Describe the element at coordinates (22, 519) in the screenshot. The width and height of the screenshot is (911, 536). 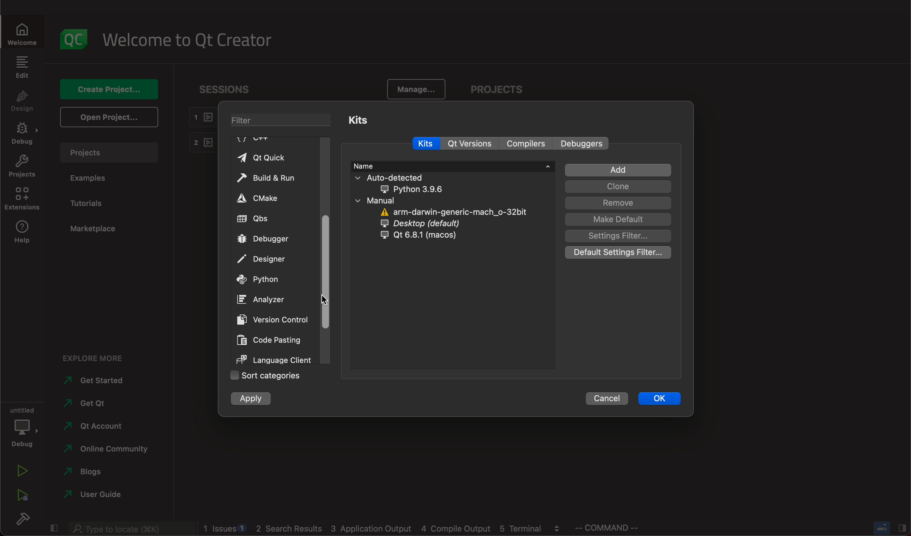
I see `build` at that location.